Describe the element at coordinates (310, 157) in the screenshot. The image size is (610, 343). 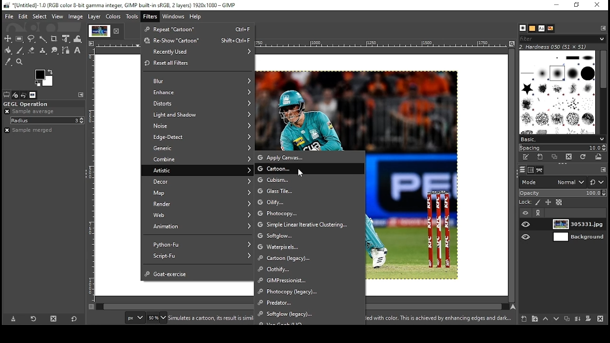
I see `apply canvas` at that location.